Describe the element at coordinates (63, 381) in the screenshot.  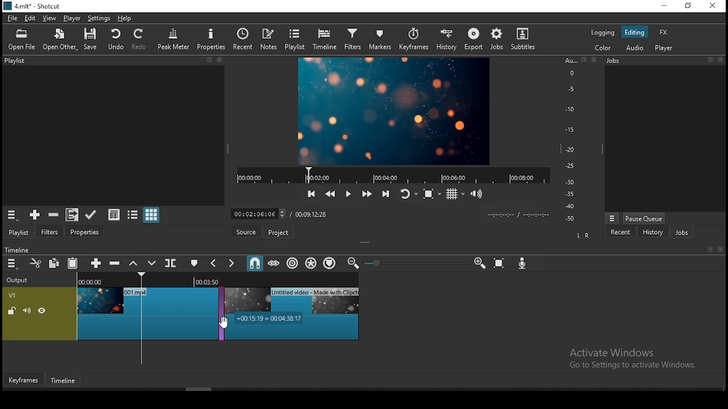
I see `timeline` at that location.